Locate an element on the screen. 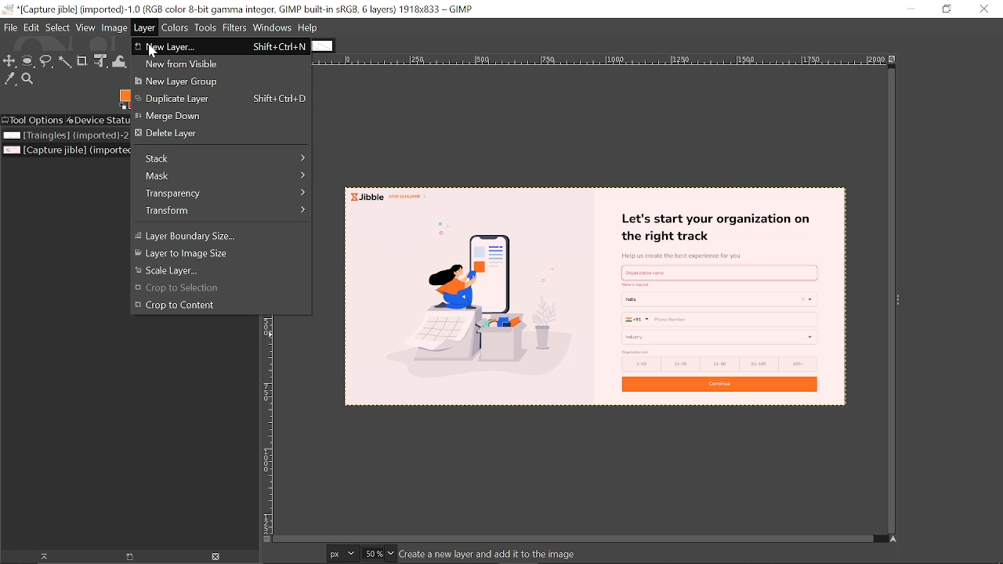 Image resolution: width=1003 pixels, height=564 pixels. Color picker tool is located at coordinates (9, 79).